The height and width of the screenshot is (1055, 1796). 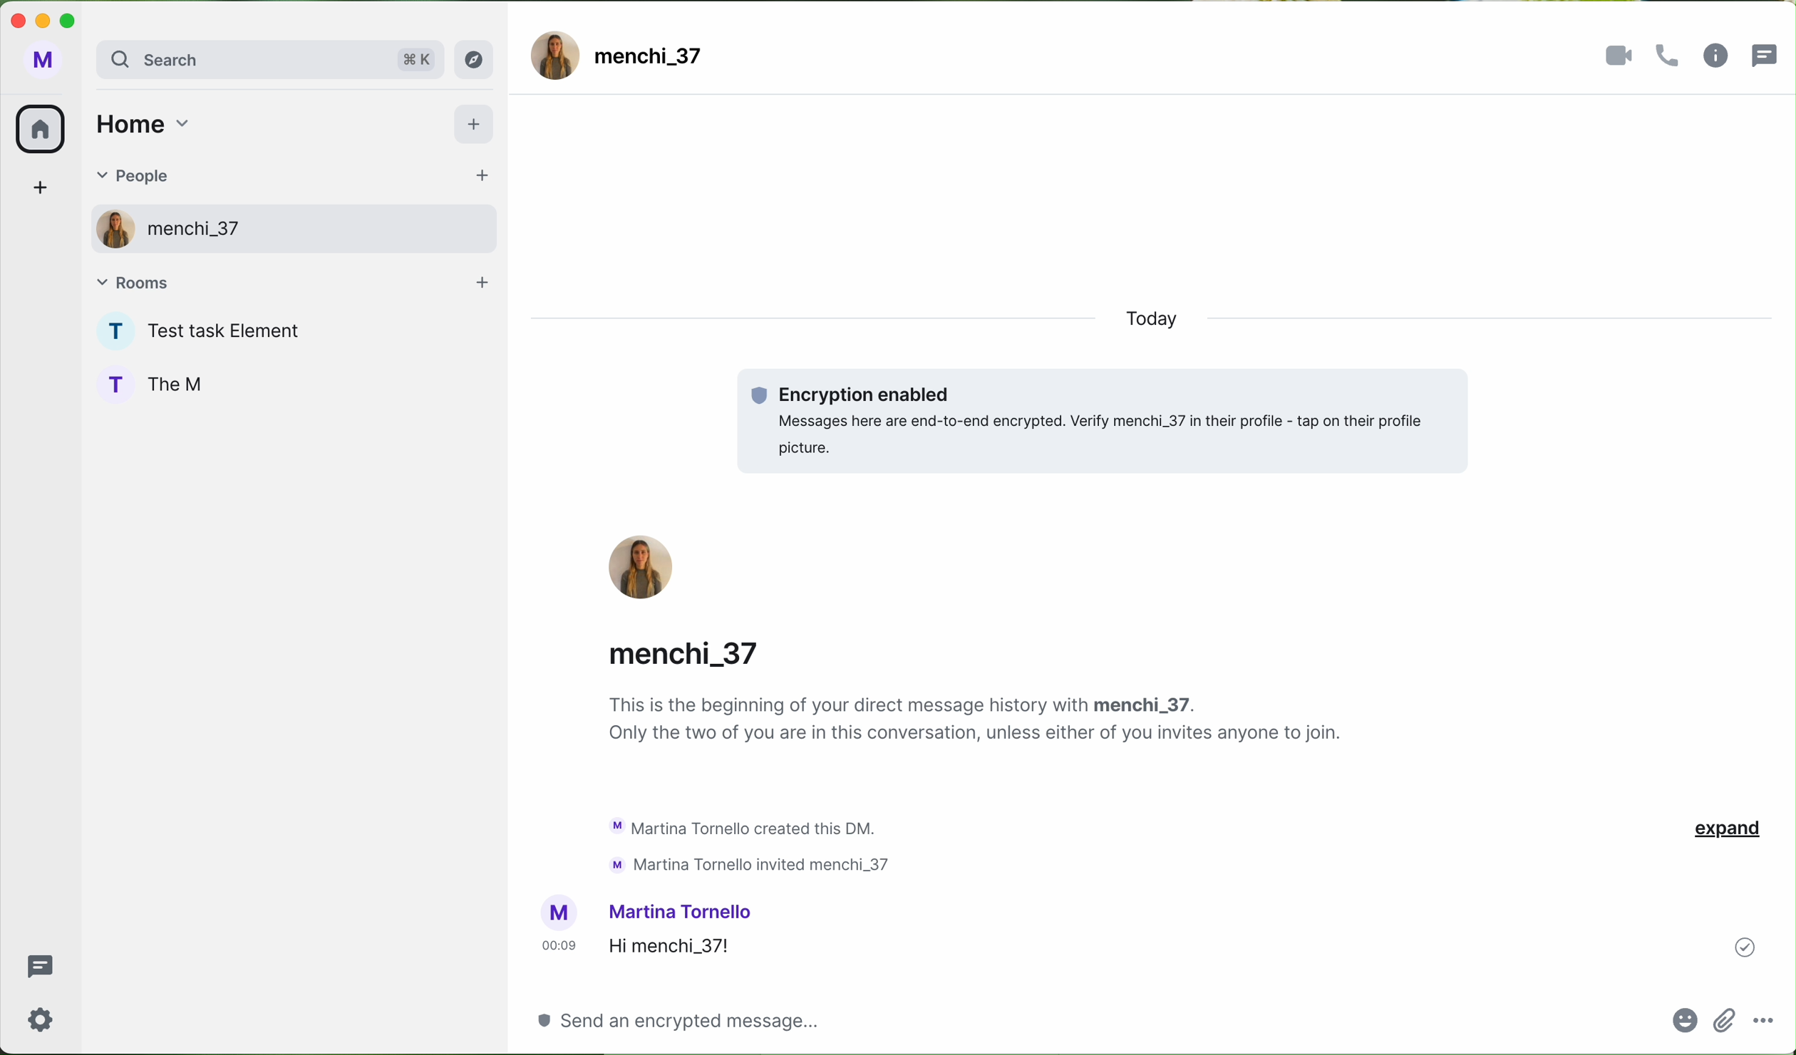 What do you see at coordinates (37, 967) in the screenshot?
I see `threads` at bounding box center [37, 967].